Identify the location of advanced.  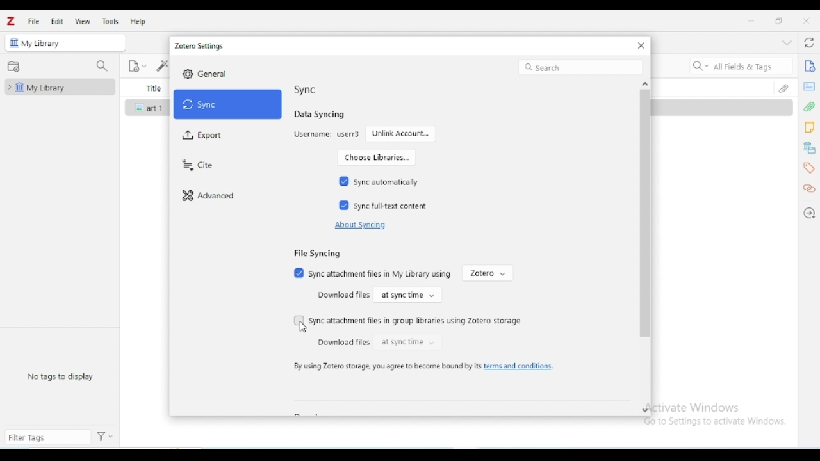
(209, 197).